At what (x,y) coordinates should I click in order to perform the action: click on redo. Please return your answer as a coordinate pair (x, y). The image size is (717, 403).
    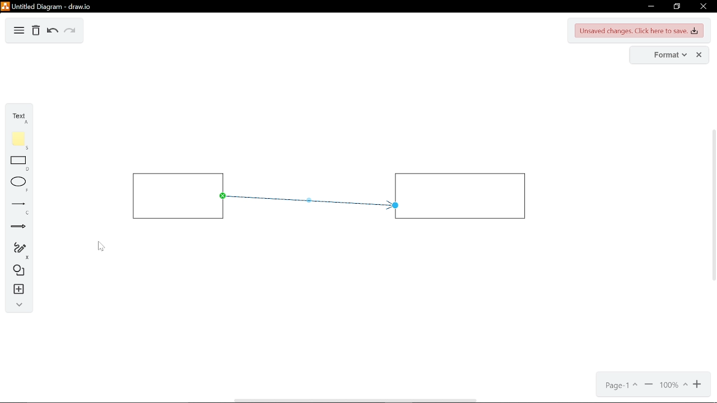
    Looking at the image, I should click on (70, 31).